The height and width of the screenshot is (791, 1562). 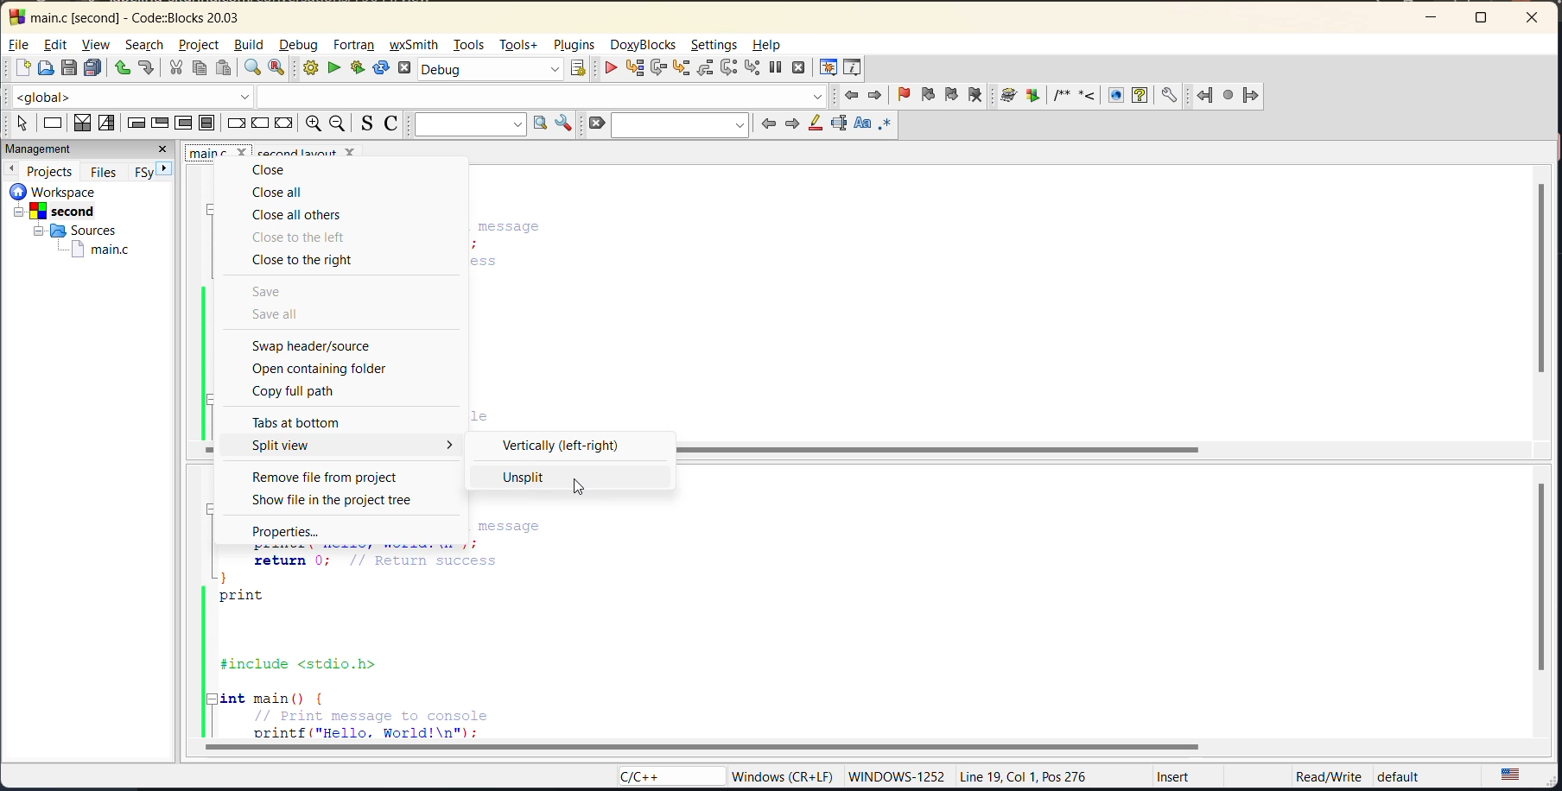 I want to click on search, so click(x=144, y=45).